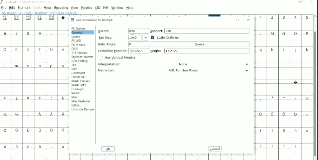  What do you see at coordinates (315, 95) in the screenshot?
I see `Vertical scrollbar` at bounding box center [315, 95].